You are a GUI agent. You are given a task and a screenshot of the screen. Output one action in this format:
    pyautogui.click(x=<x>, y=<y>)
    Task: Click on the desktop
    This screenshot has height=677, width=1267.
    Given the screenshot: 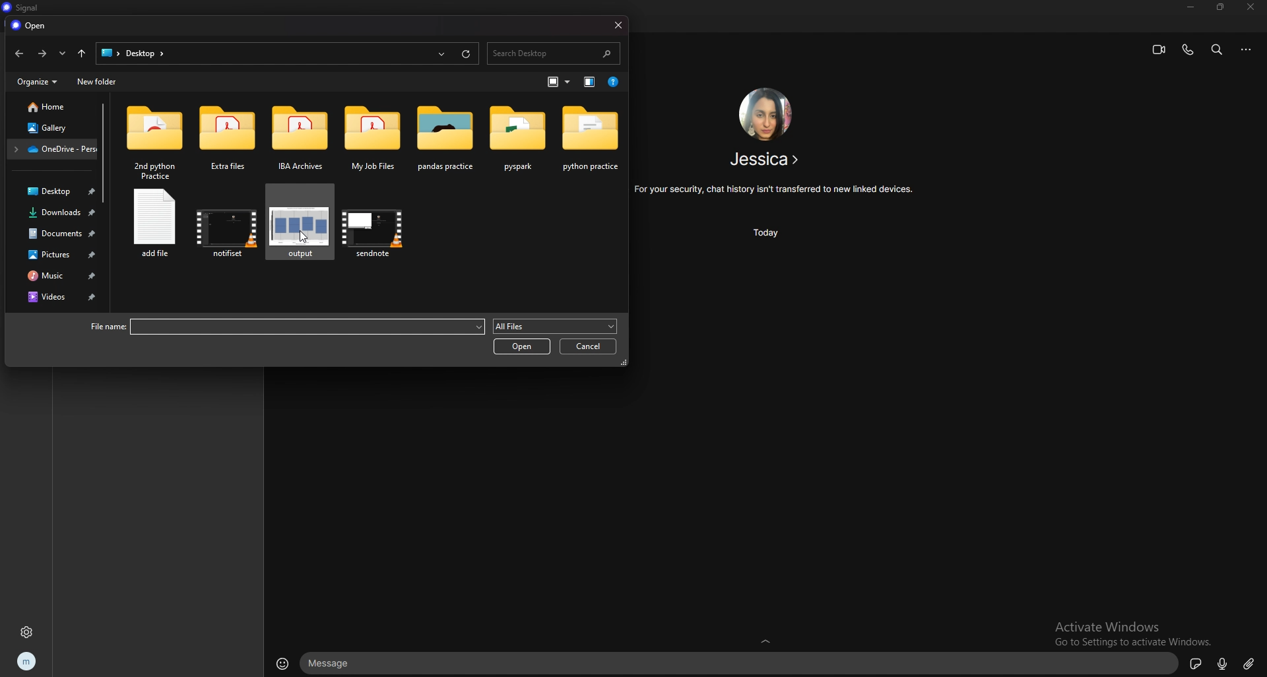 What is the action you would take?
    pyautogui.click(x=53, y=193)
    